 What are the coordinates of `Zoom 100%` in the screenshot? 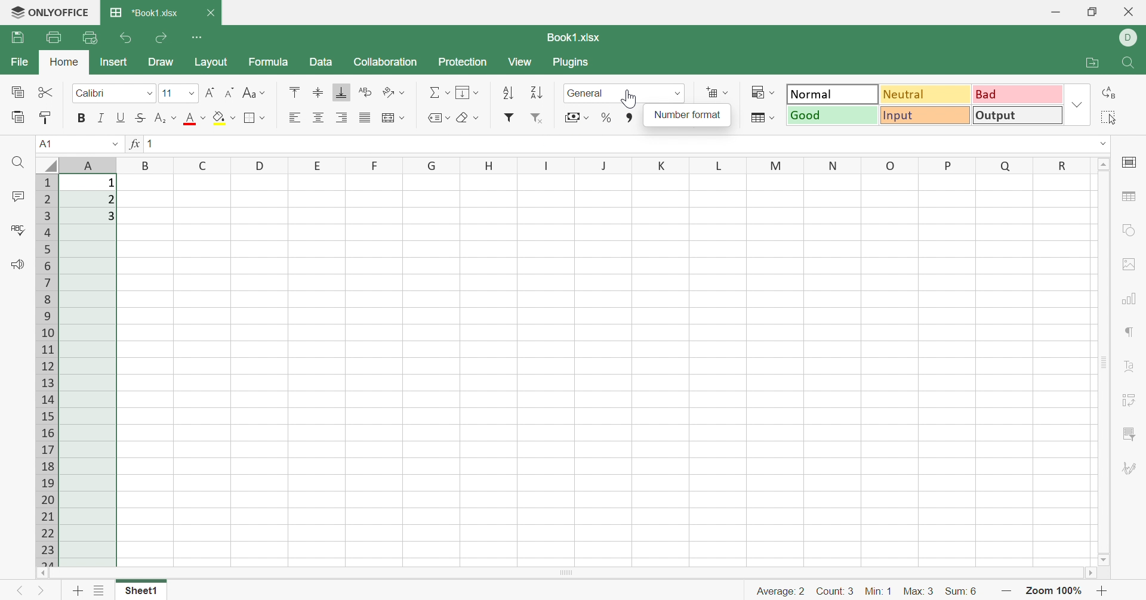 It's located at (1055, 592).